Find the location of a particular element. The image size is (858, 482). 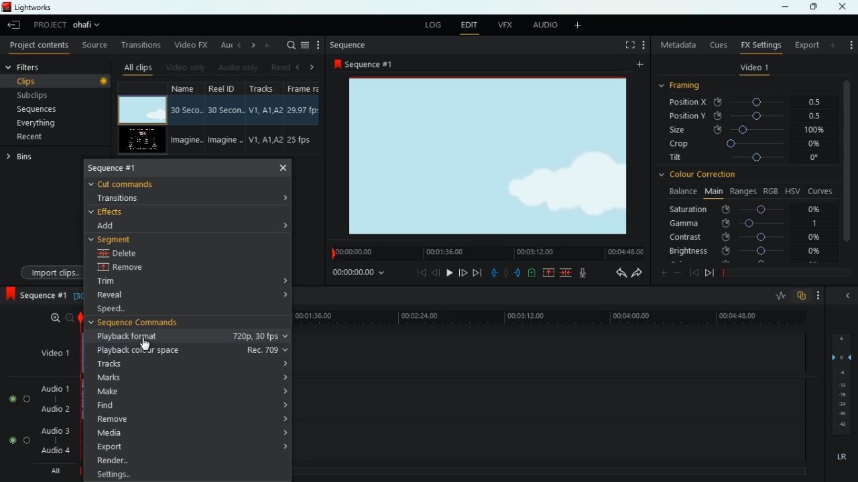

minimize is located at coordinates (784, 7).